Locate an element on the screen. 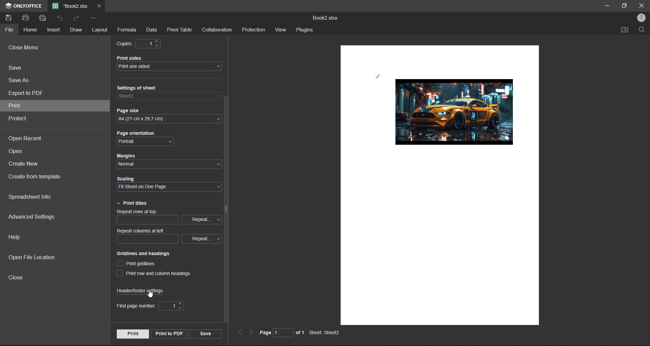  file name is located at coordinates (325, 17).